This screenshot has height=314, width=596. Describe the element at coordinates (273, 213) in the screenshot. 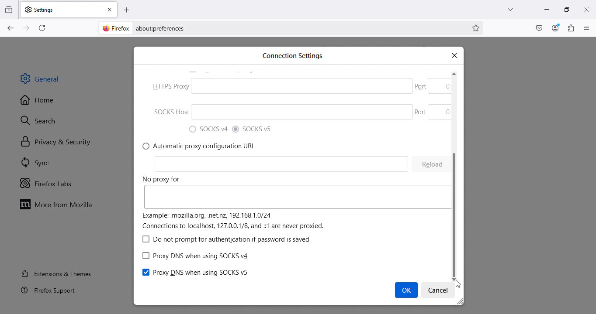

I see `SOCKS Host` at that location.